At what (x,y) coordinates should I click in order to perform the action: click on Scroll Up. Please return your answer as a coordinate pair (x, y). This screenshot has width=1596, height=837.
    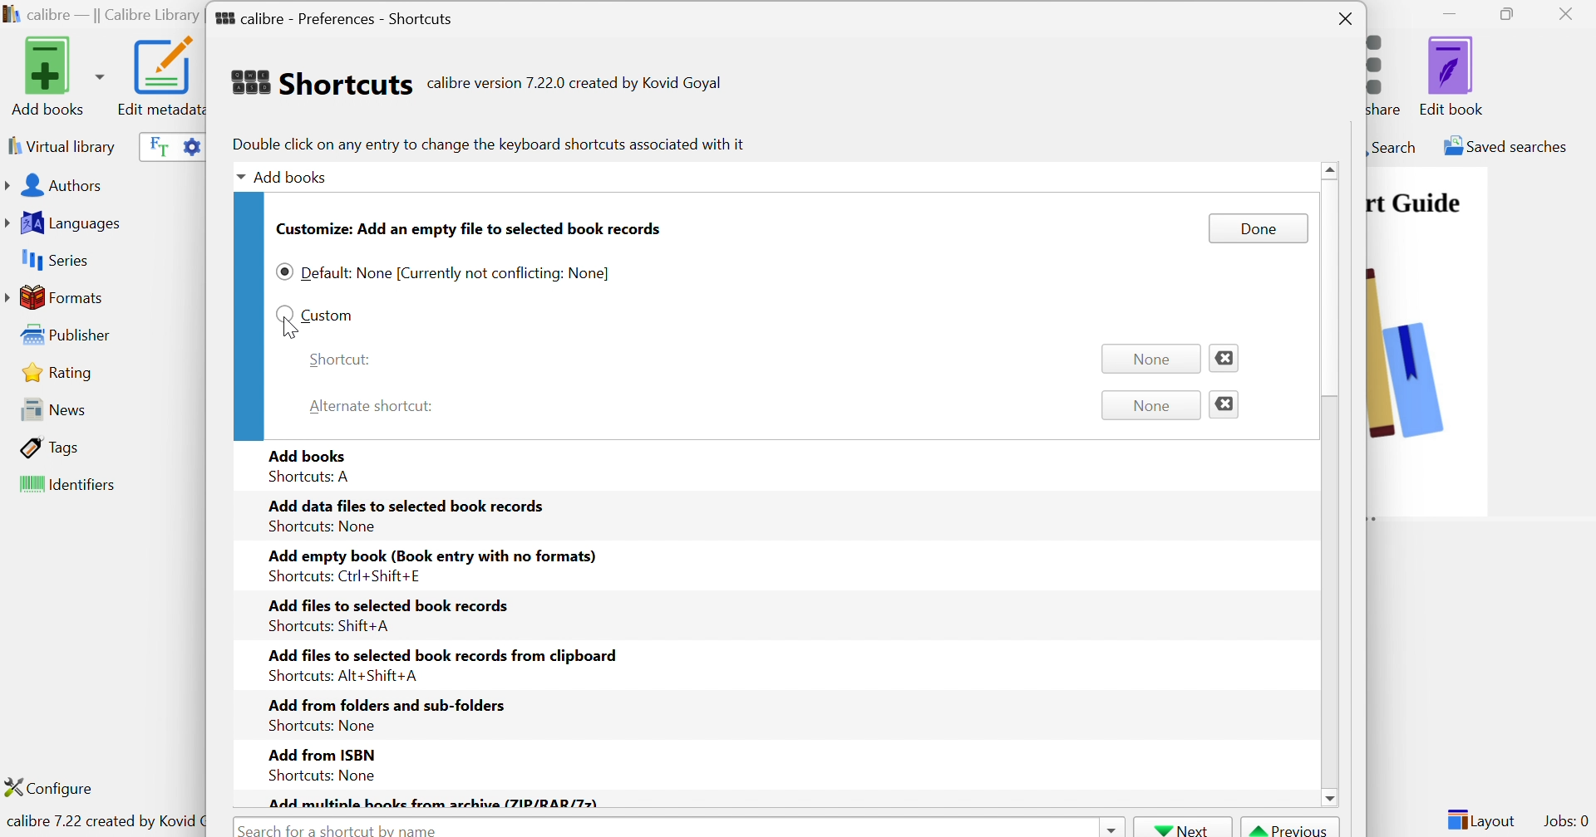
    Looking at the image, I should click on (1332, 169).